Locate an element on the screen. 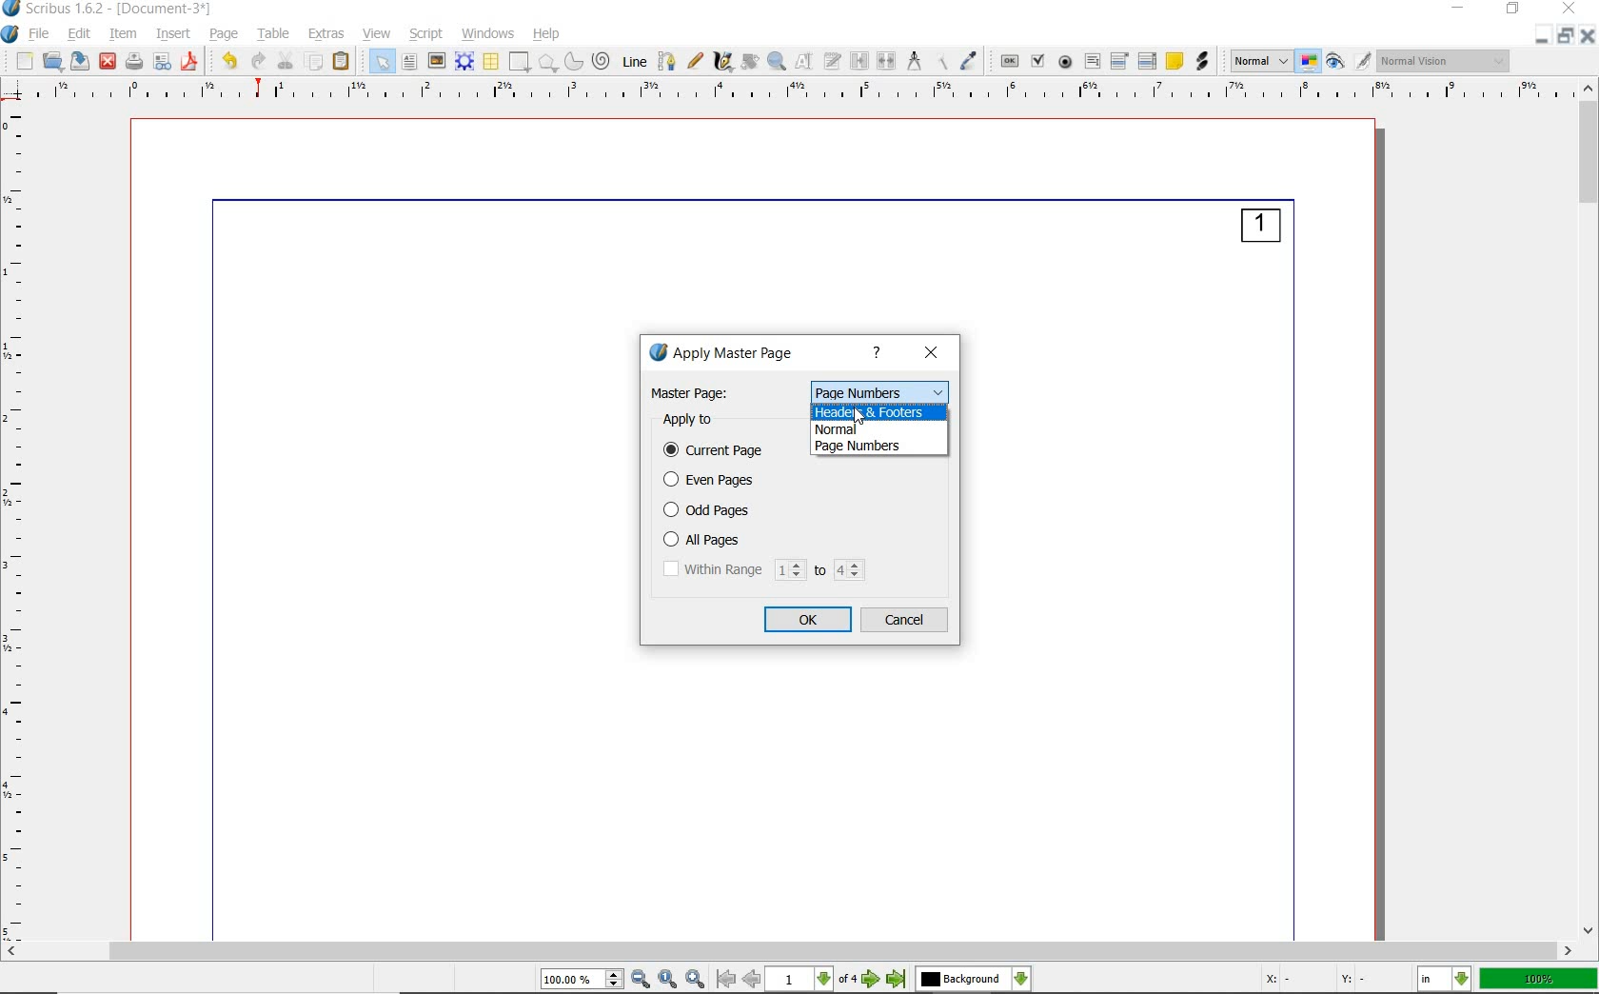  print is located at coordinates (135, 62).